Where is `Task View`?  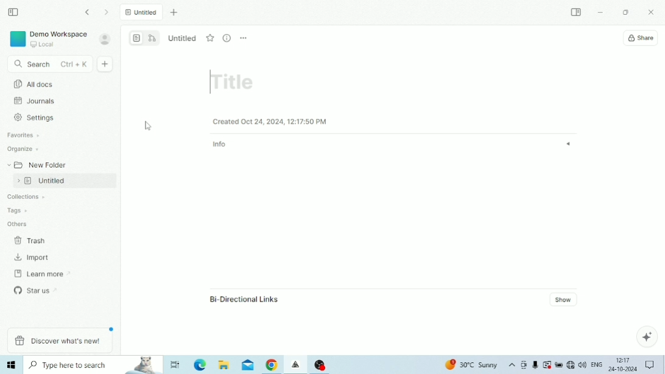
Task View is located at coordinates (176, 364).